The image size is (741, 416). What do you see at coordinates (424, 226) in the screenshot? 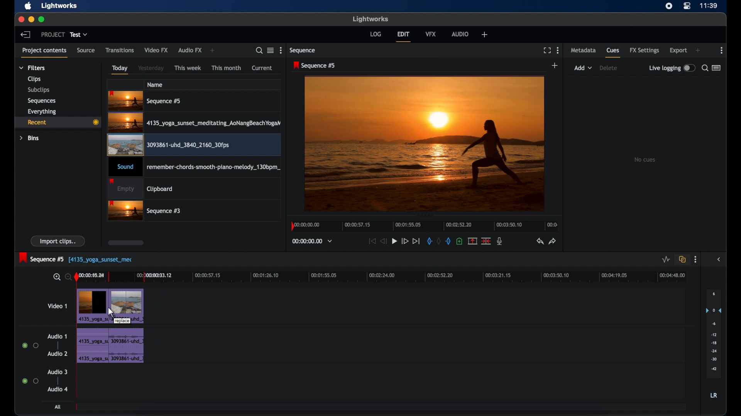
I see `timeline scale` at bounding box center [424, 226].